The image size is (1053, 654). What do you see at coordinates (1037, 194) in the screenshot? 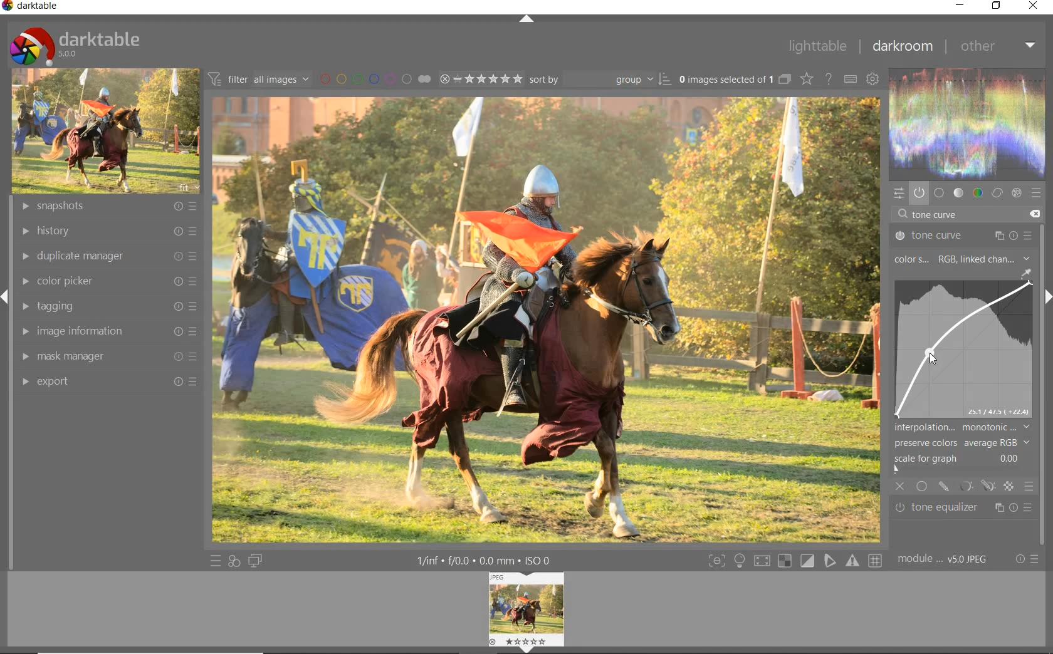
I see `presets` at bounding box center [1037, 194].